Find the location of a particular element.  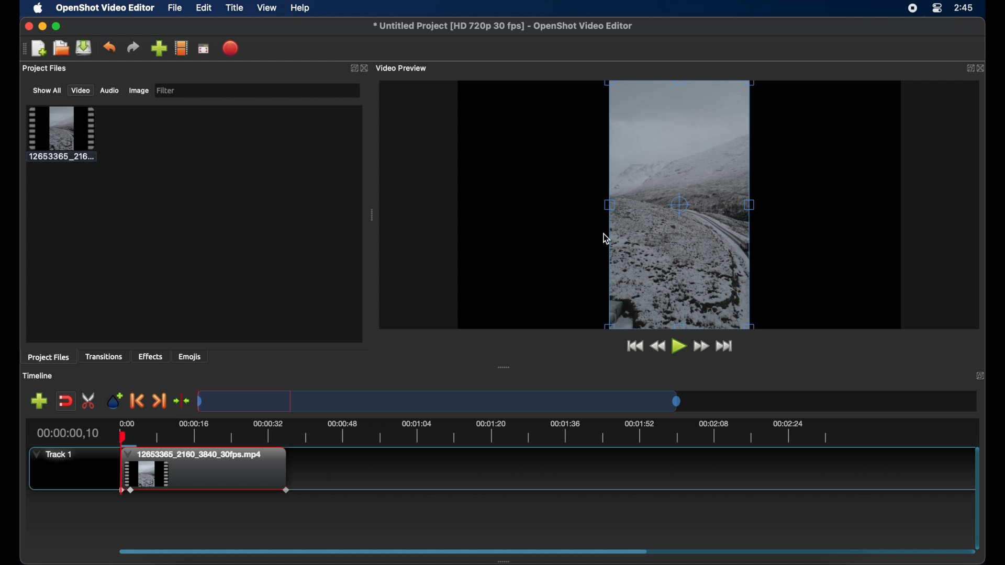

rewind is located at coordinates (658, 346).